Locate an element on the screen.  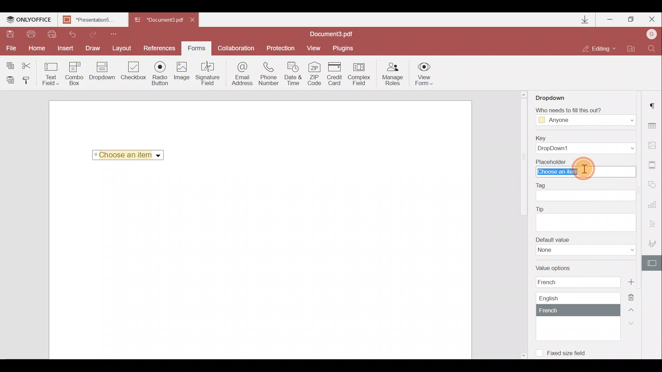
Presentation5 is located at coordinates (91, 20).